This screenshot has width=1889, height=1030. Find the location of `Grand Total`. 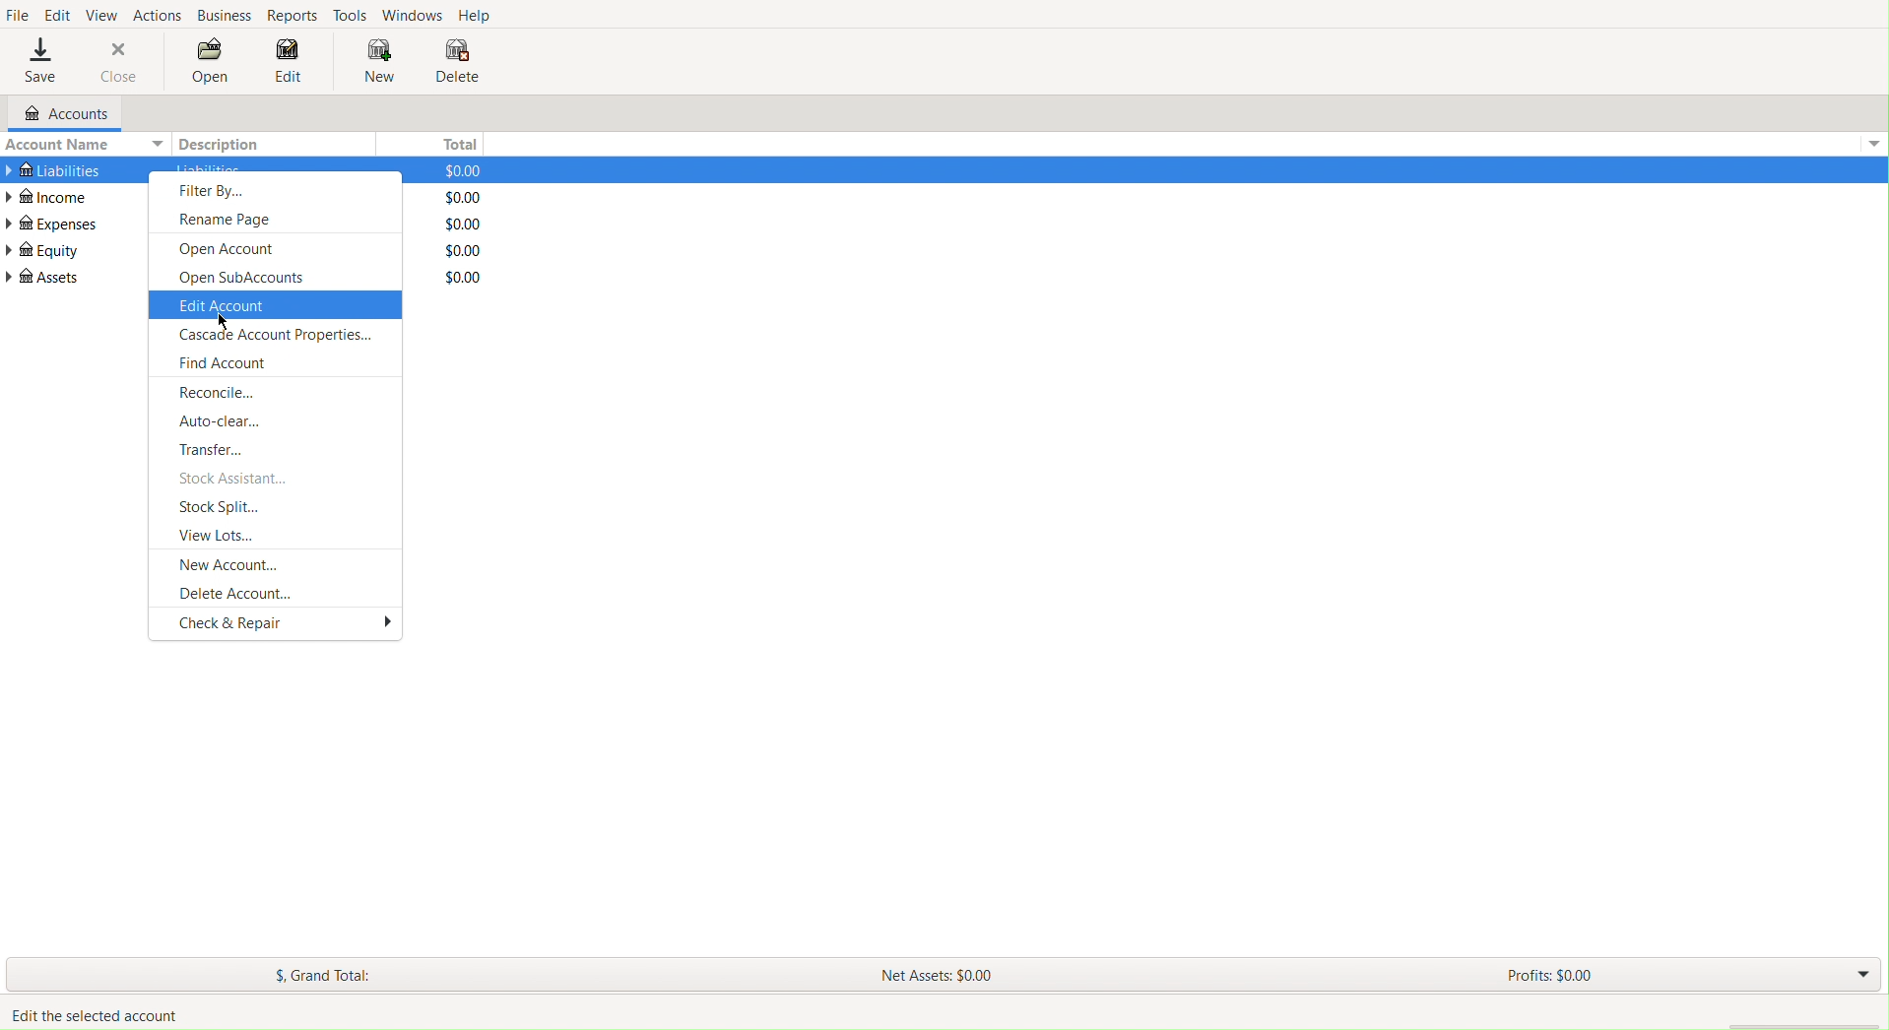

Grand Total is located at coordinates (325, 976).